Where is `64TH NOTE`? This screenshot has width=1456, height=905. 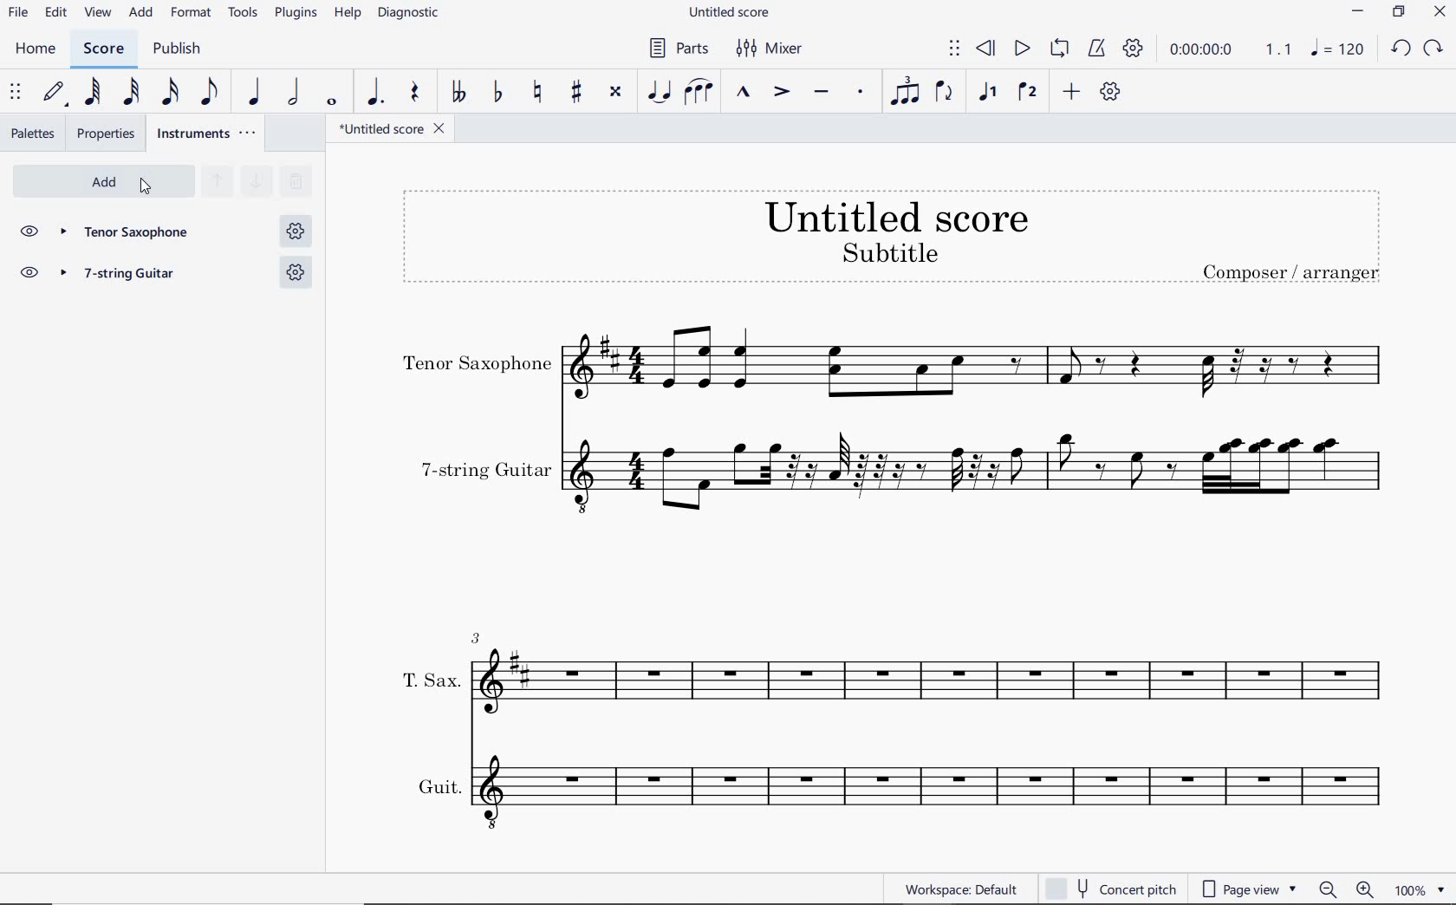 64TH NOTE is located at coordinates (91, 91).